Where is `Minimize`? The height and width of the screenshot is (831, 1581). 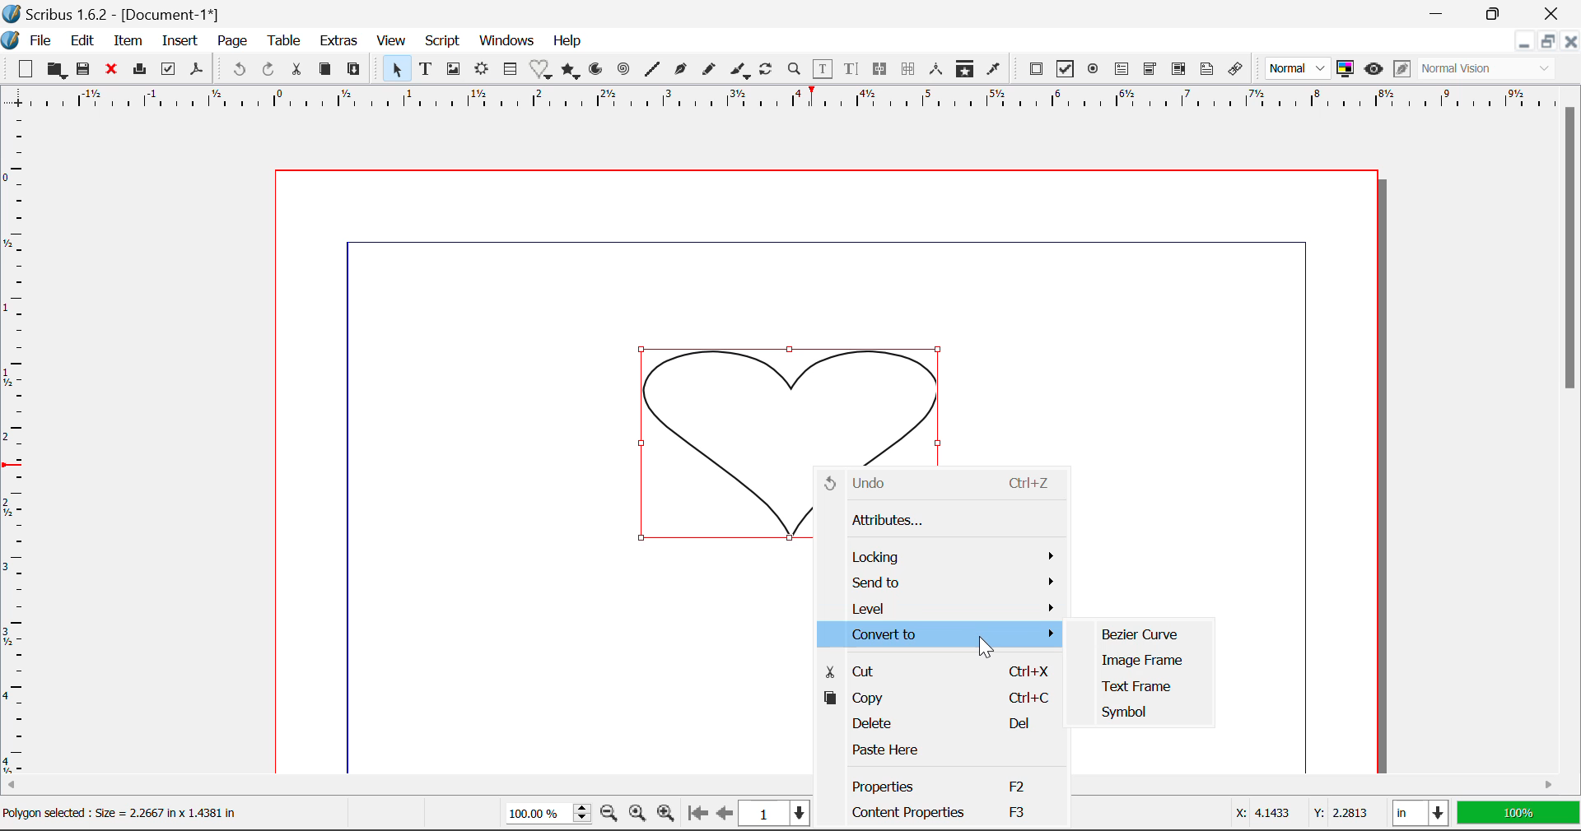 Minimize is located at coordinates (1501, 13).